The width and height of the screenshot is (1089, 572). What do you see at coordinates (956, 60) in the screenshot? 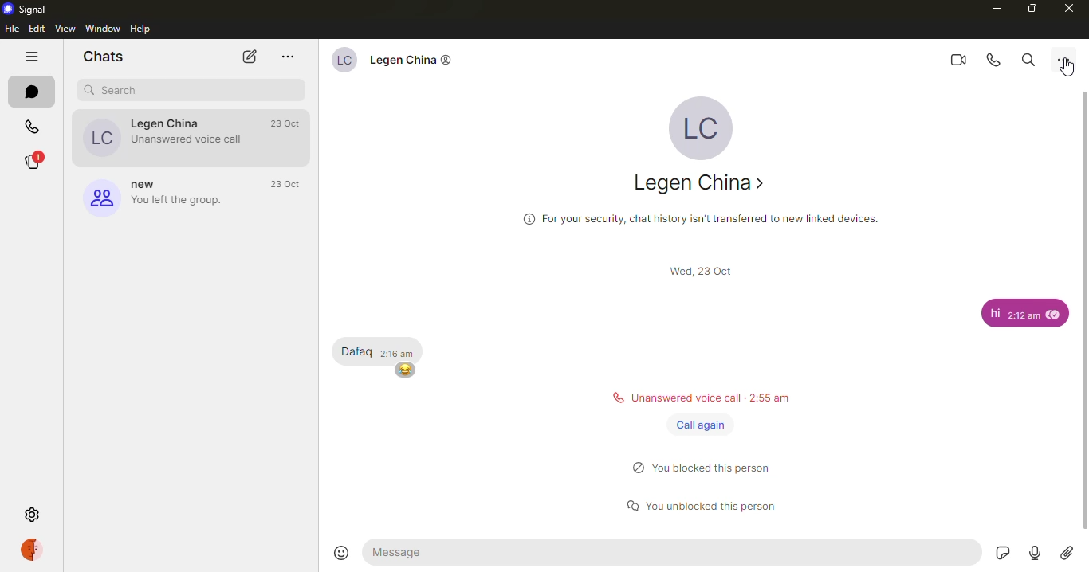
I see `video call` at bounding box center [956, 60].